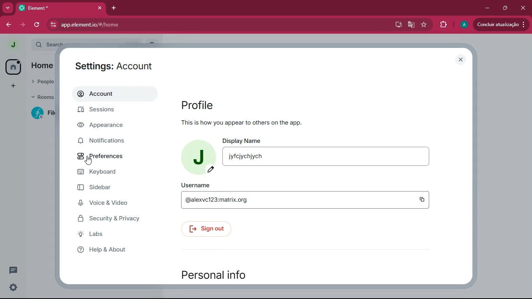 The image size is (532, 299). I want to click on home, so click(13, 66).